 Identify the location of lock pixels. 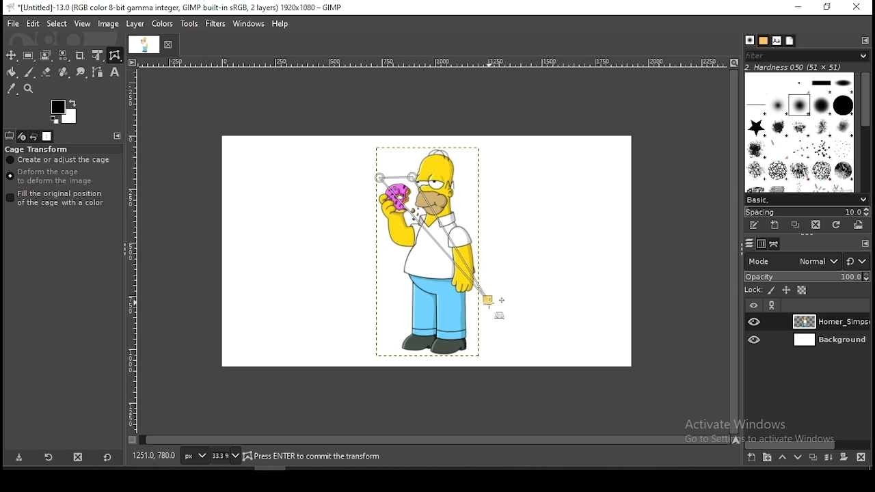
(770, 291).